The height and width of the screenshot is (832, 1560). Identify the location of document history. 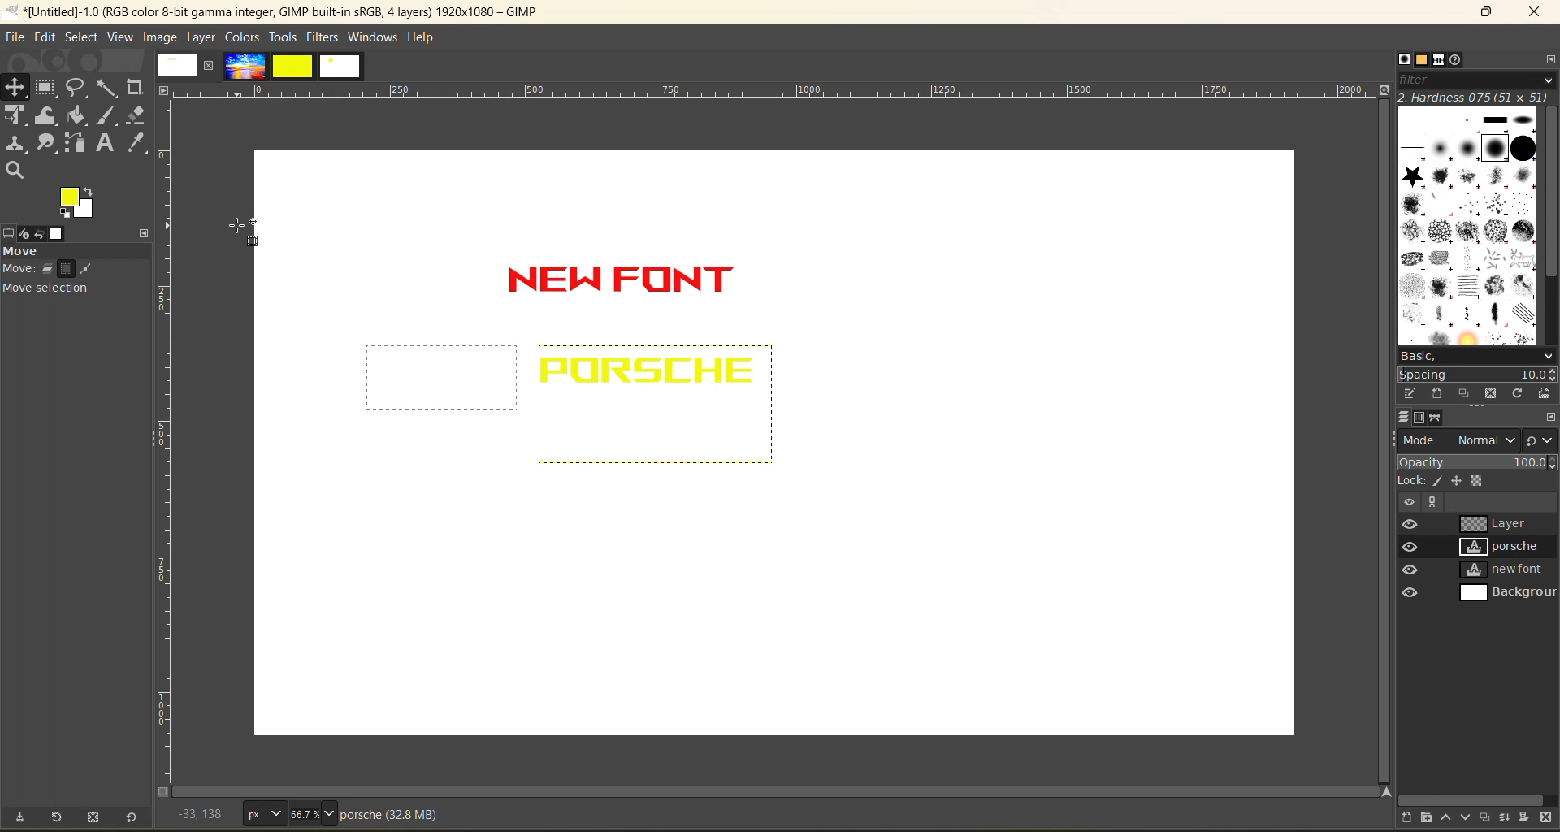
(1465, 58).